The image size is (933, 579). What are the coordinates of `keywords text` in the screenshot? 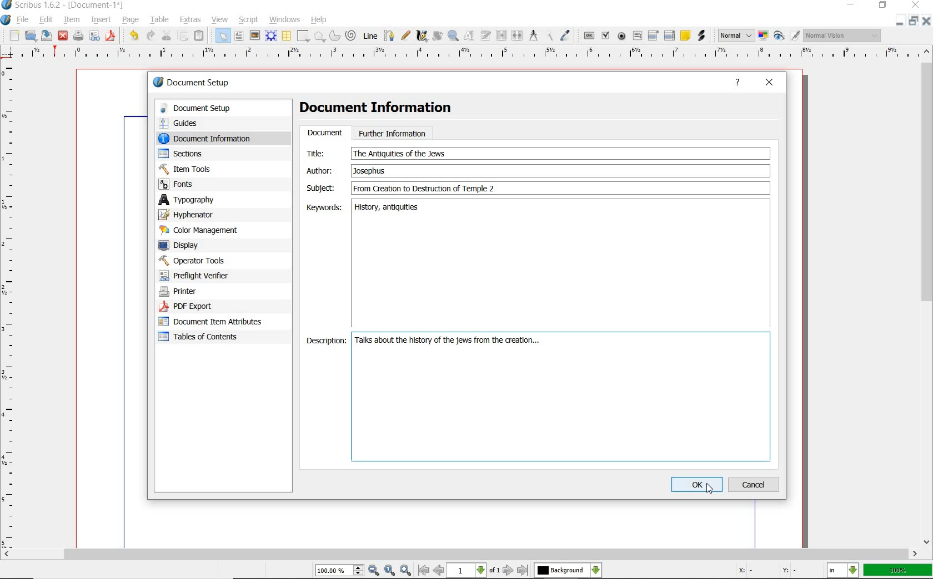 It's located at (388, 209).